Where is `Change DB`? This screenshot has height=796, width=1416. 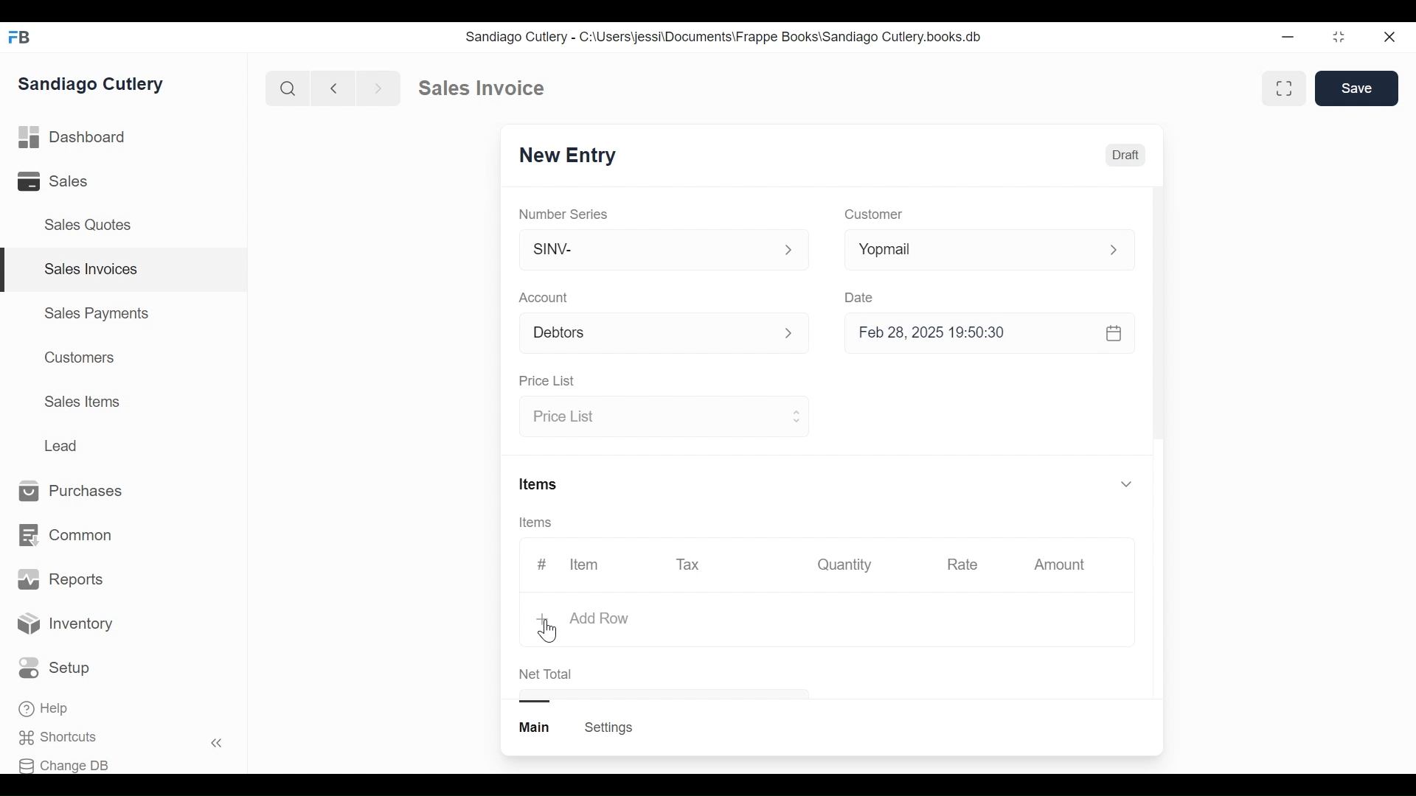 Change DB is located at coordinates (64, 766).